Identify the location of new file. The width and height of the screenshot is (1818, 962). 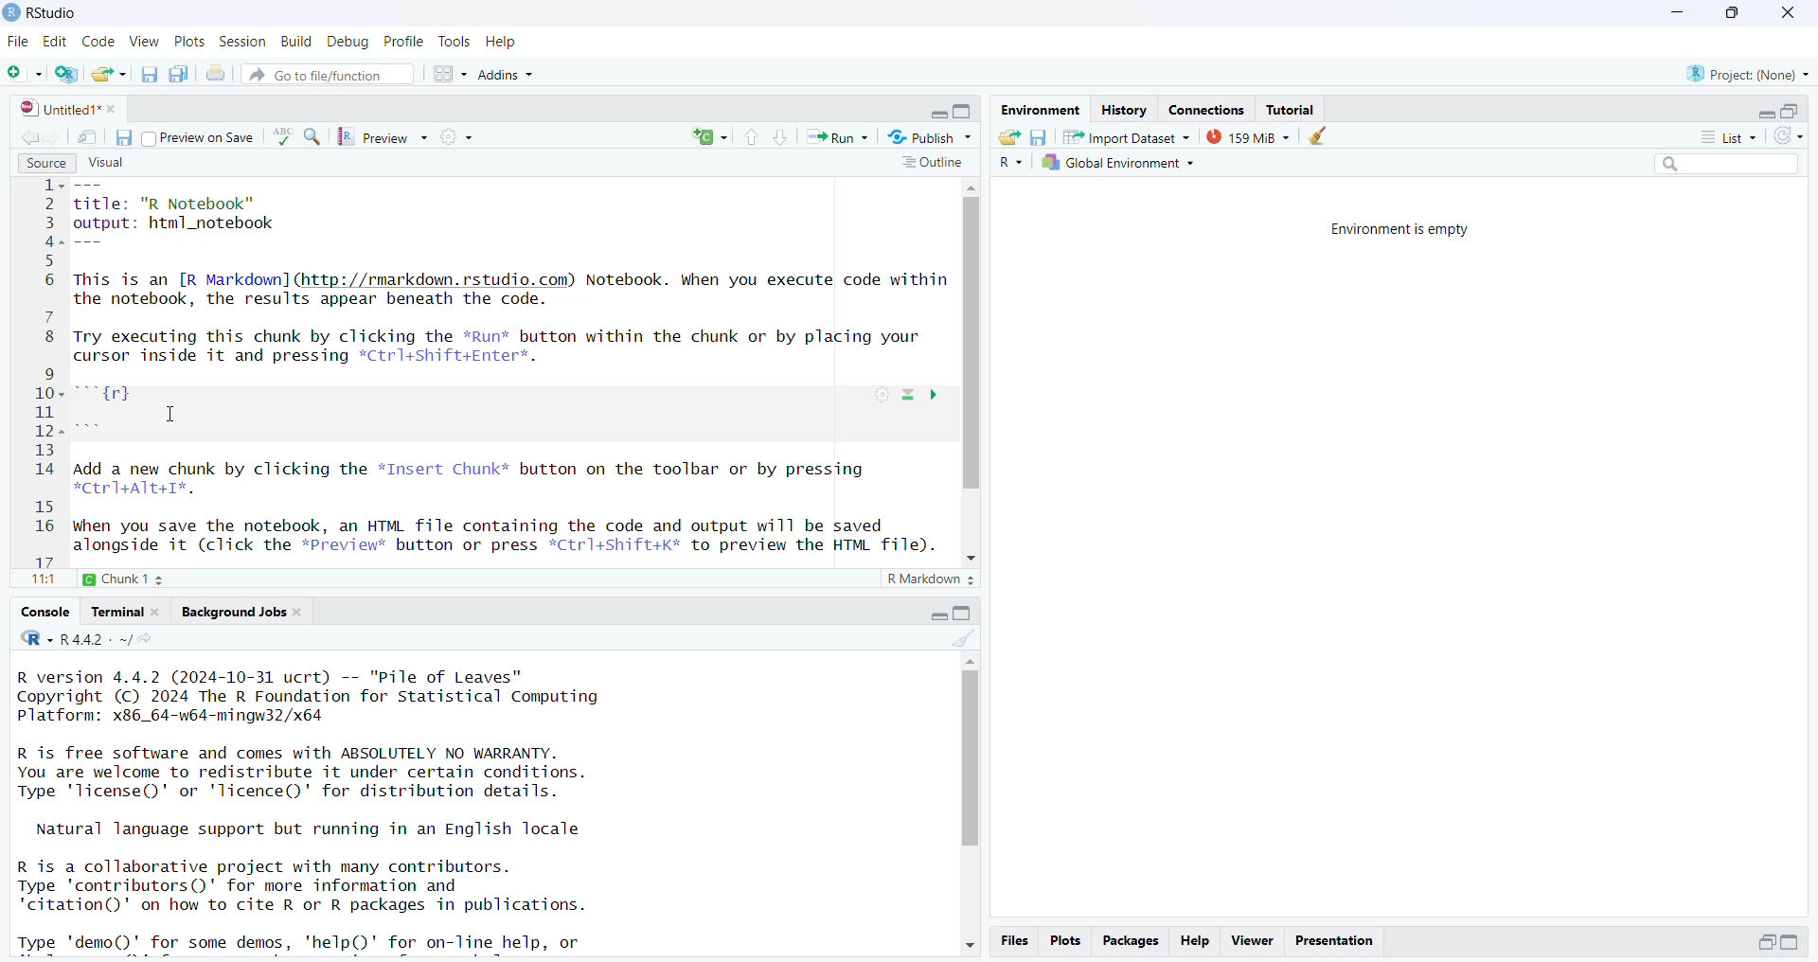
(25, 73).